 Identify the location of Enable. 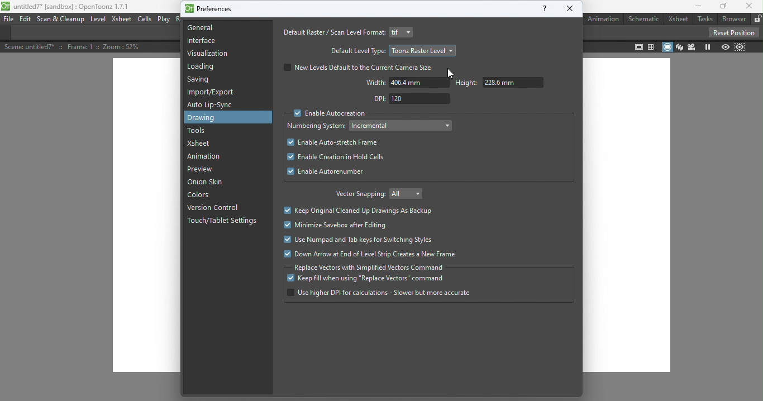
(327, 171).